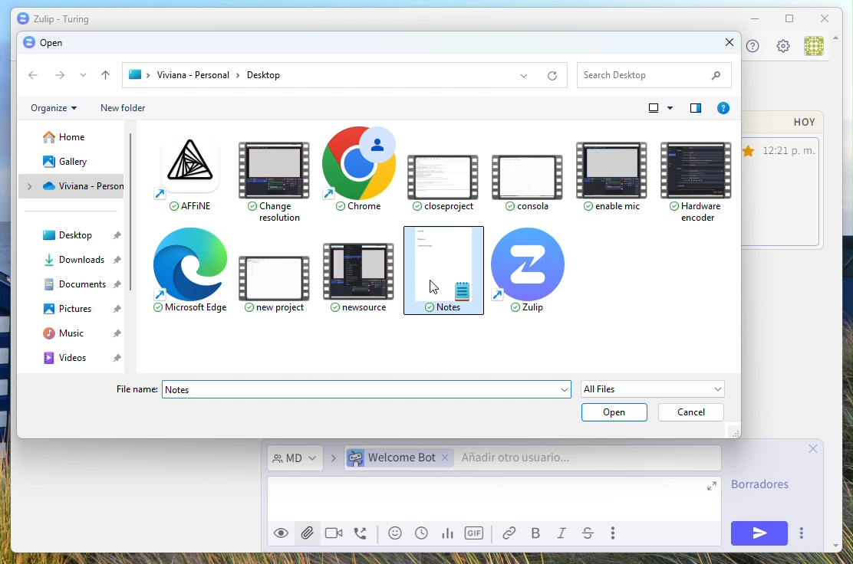 This screenshot has height=564, width=853. I want to click on Open, so click(42, 42).